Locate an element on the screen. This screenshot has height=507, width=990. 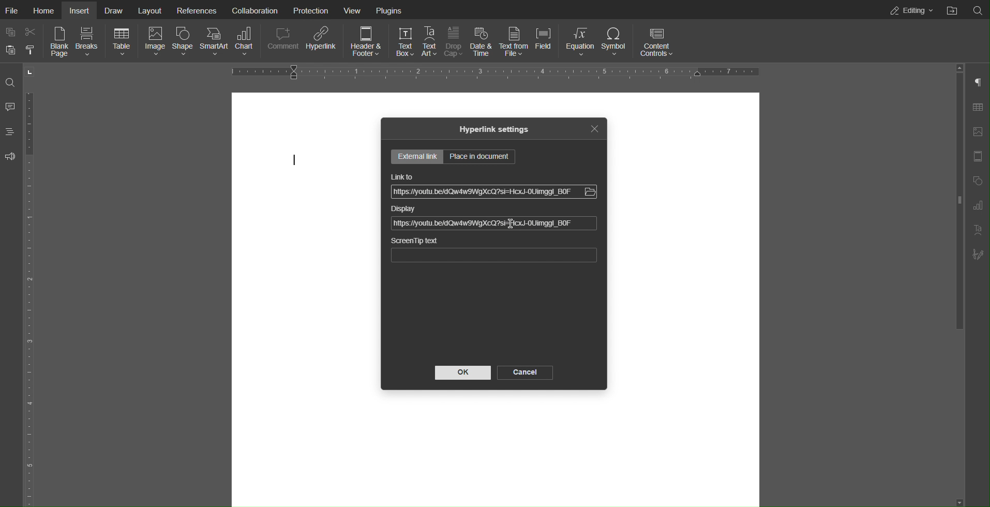
Protection is located at coordinates (309, 9).